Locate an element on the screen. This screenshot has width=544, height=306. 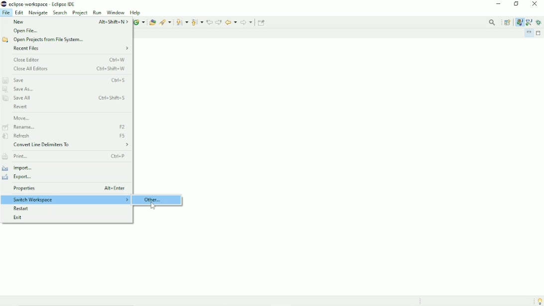
Cursor is located at coordinates (152, 206).